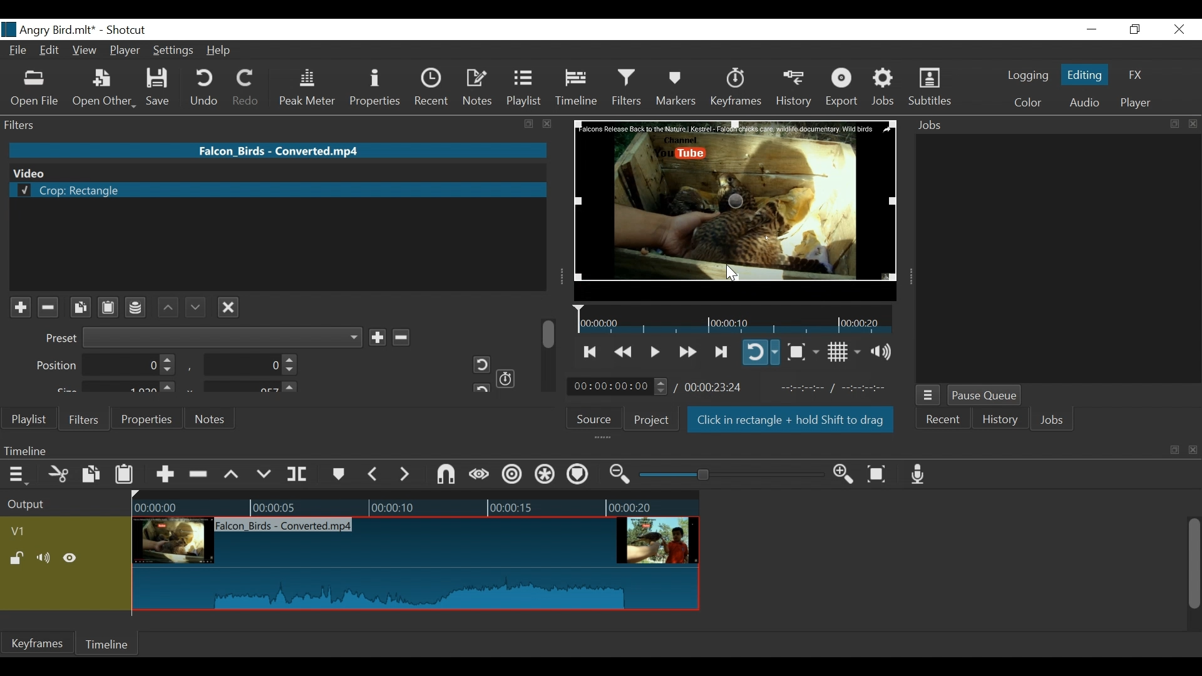 This screenshot has height=676, width=1202. I want to click on Jobs, so click(1052, 421).